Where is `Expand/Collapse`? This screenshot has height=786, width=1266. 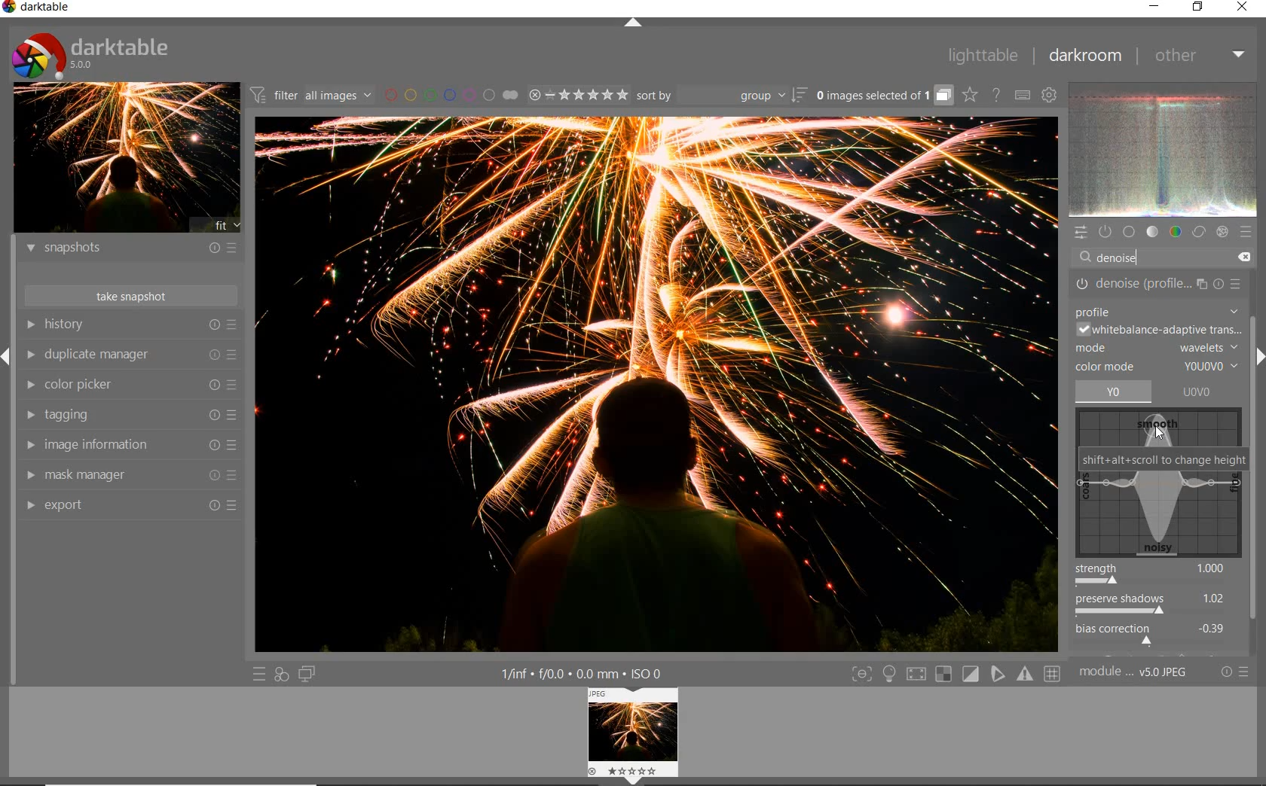
Expand/Collapse is located at coordinates (8, 357).